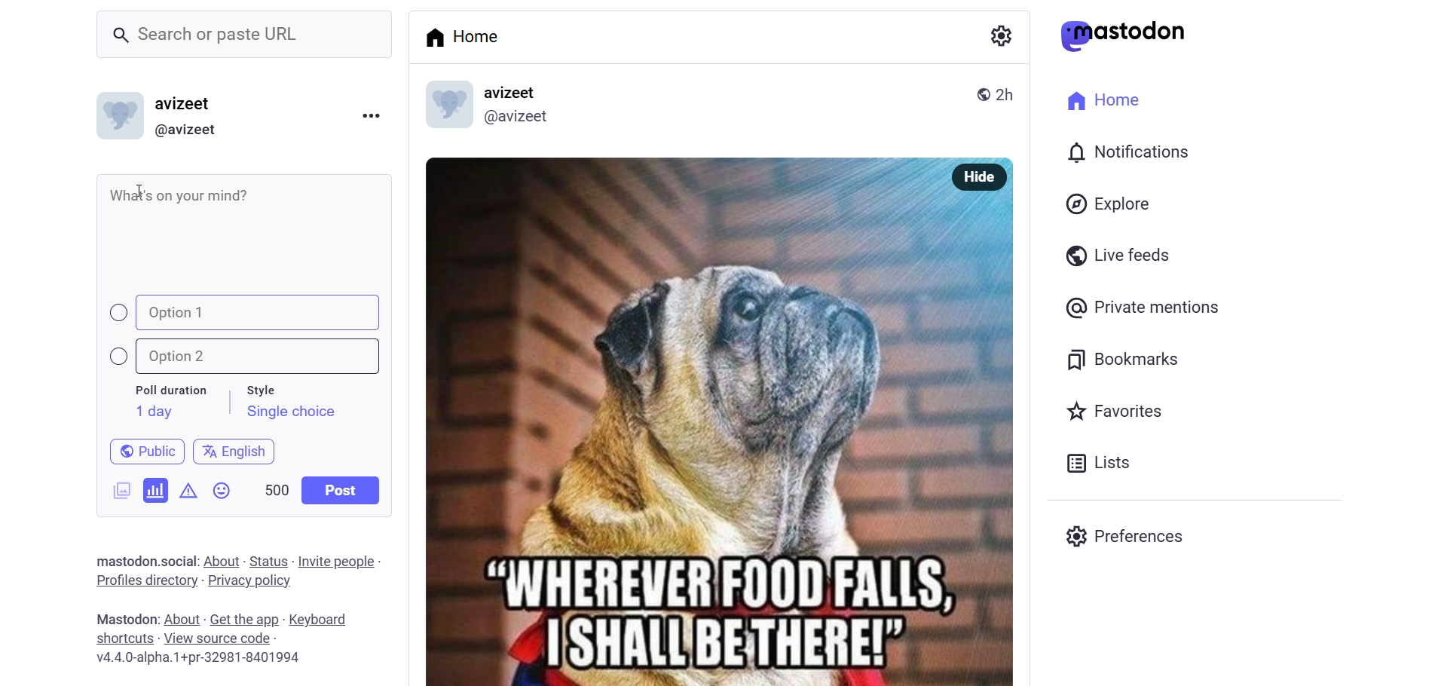 The height and width of the screenshot is (686, 1438). I want to click on style, so click(269, 387).